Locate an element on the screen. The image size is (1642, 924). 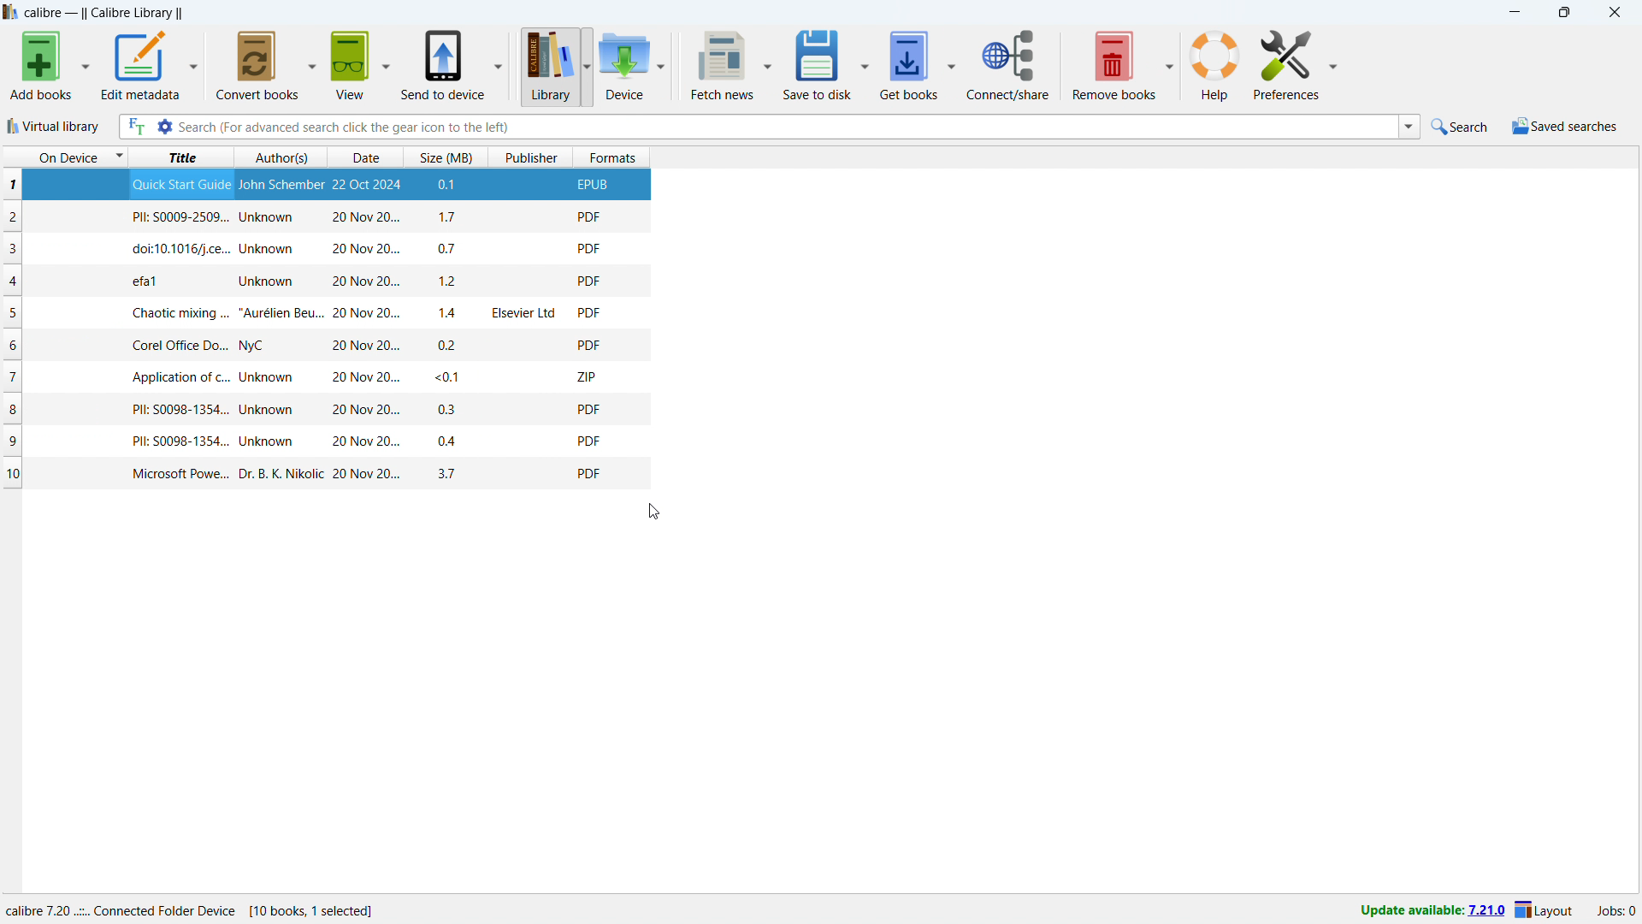
one book entry is located at coordinates (322, 313).